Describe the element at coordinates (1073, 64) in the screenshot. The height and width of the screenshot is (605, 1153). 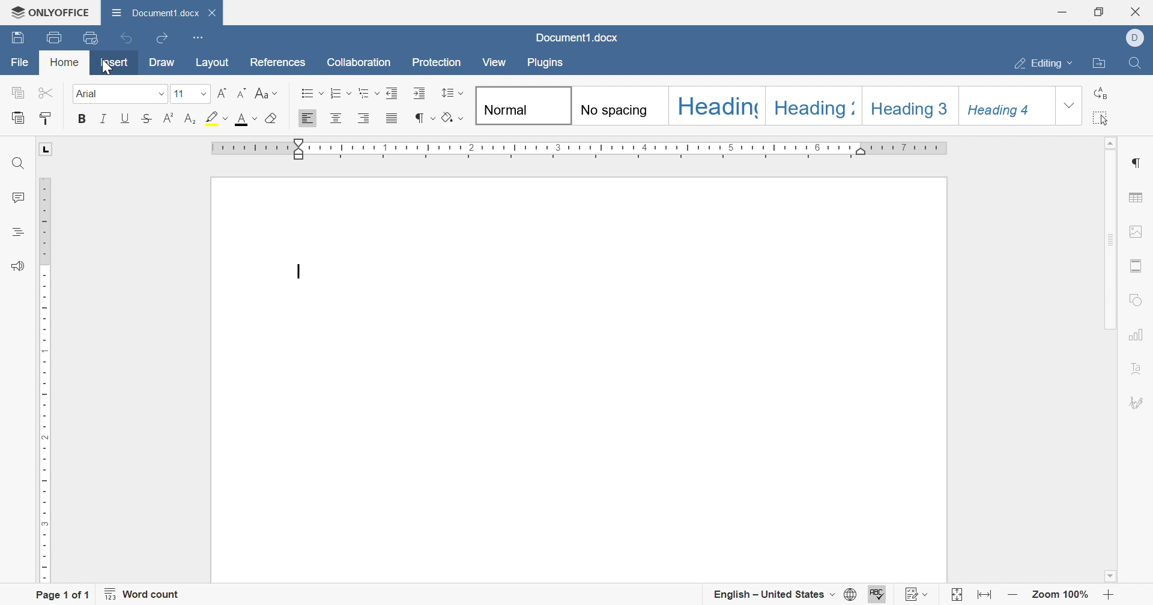
I see `Drop Down` at that location.